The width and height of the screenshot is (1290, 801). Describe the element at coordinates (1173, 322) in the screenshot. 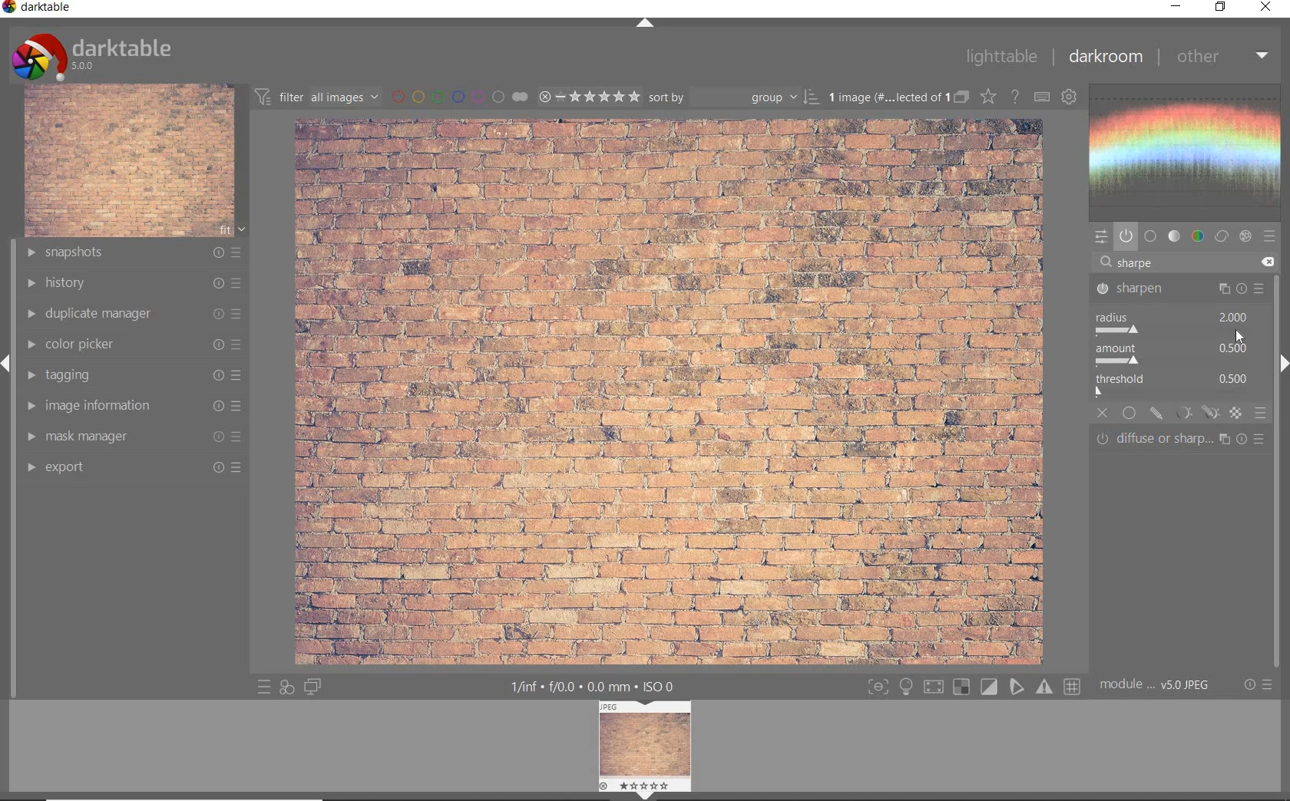

I see `RADIUS: 2000` at that location.